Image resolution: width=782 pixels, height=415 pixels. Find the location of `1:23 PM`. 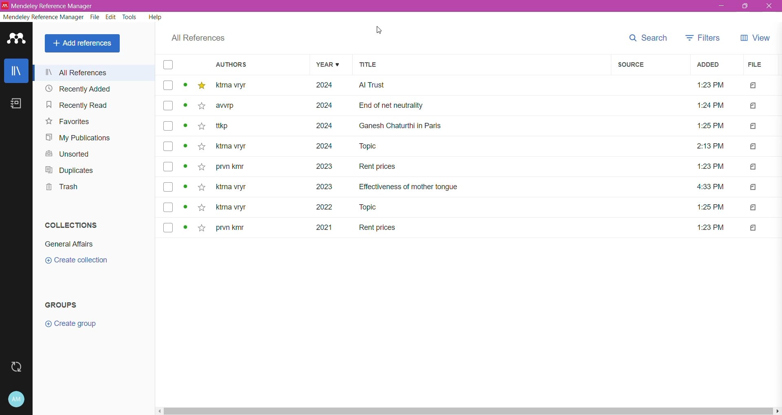

1:23 PM is located at coordinates (711, 84).